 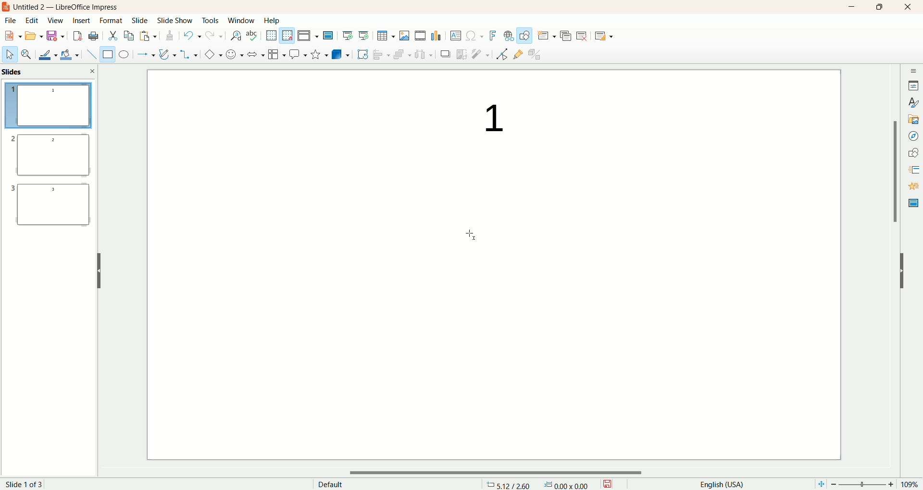 I want to click on symbol shapes, so click(x=233, y=55).